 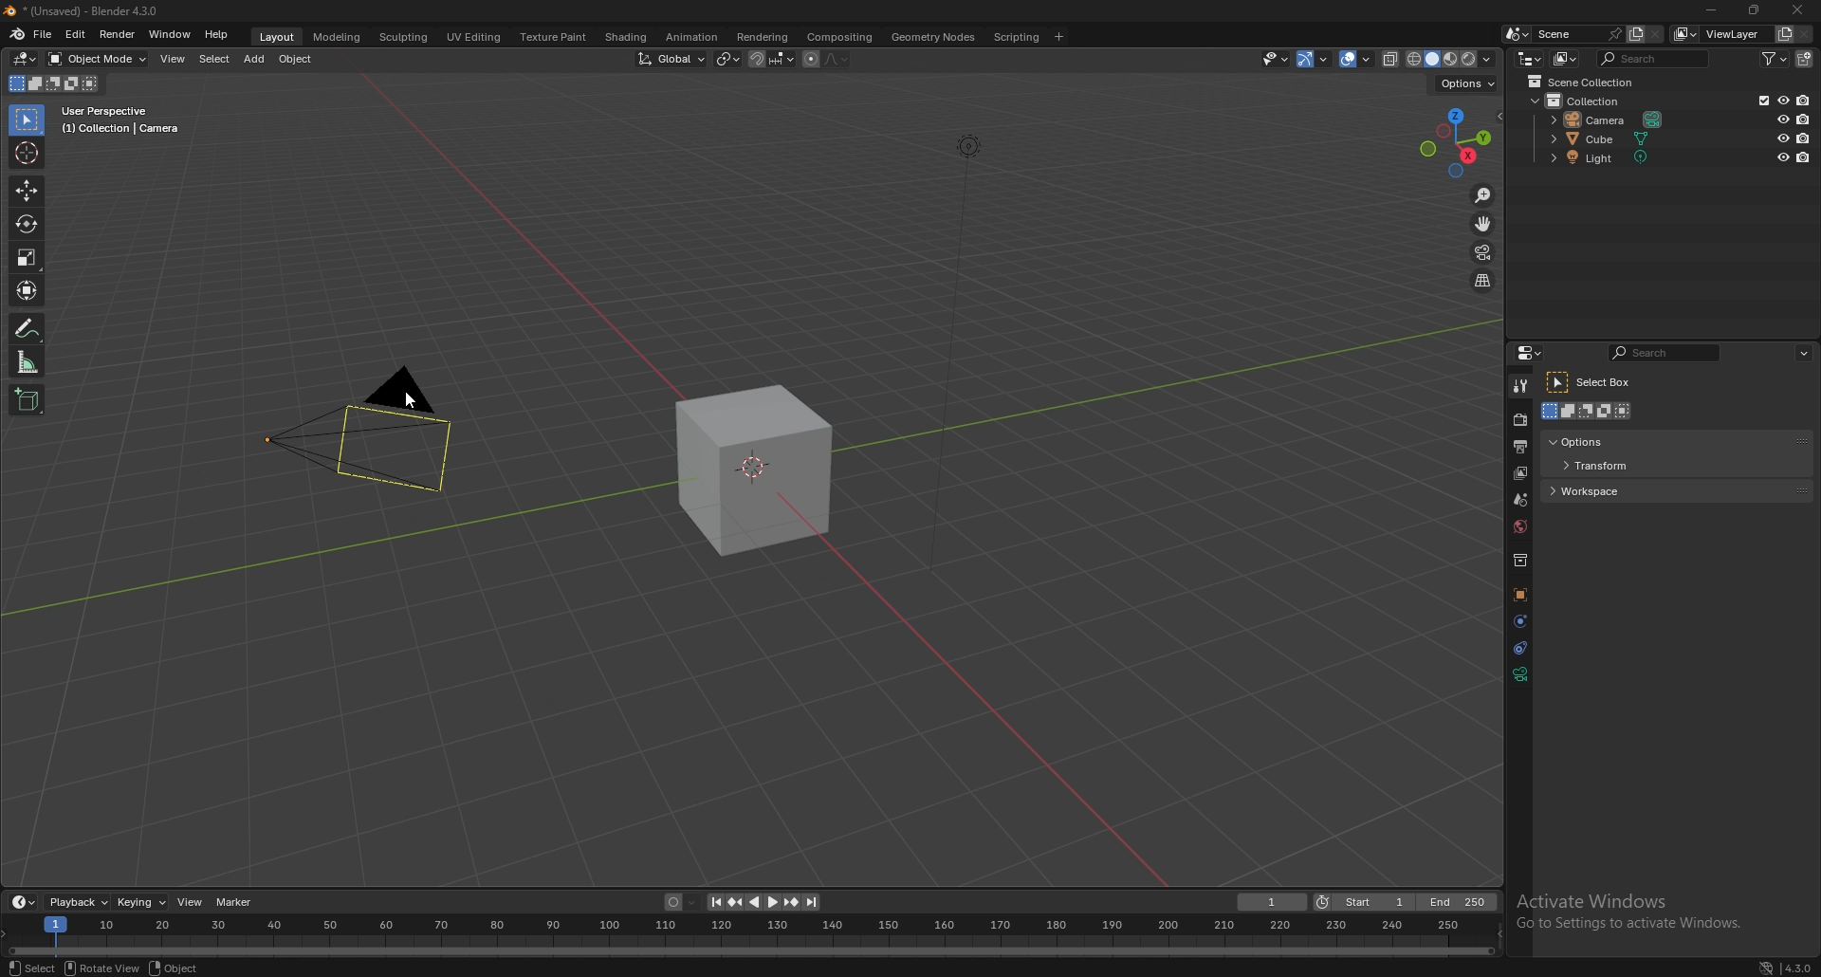 What do you see at coordinates (28, 360) in the screenshot?
I see `measure` at bounding box center [28, 360].